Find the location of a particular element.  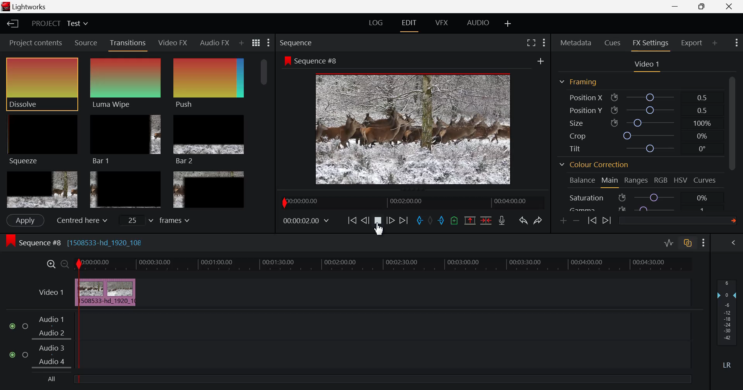

Position Y is located at coordinates (641, 110).